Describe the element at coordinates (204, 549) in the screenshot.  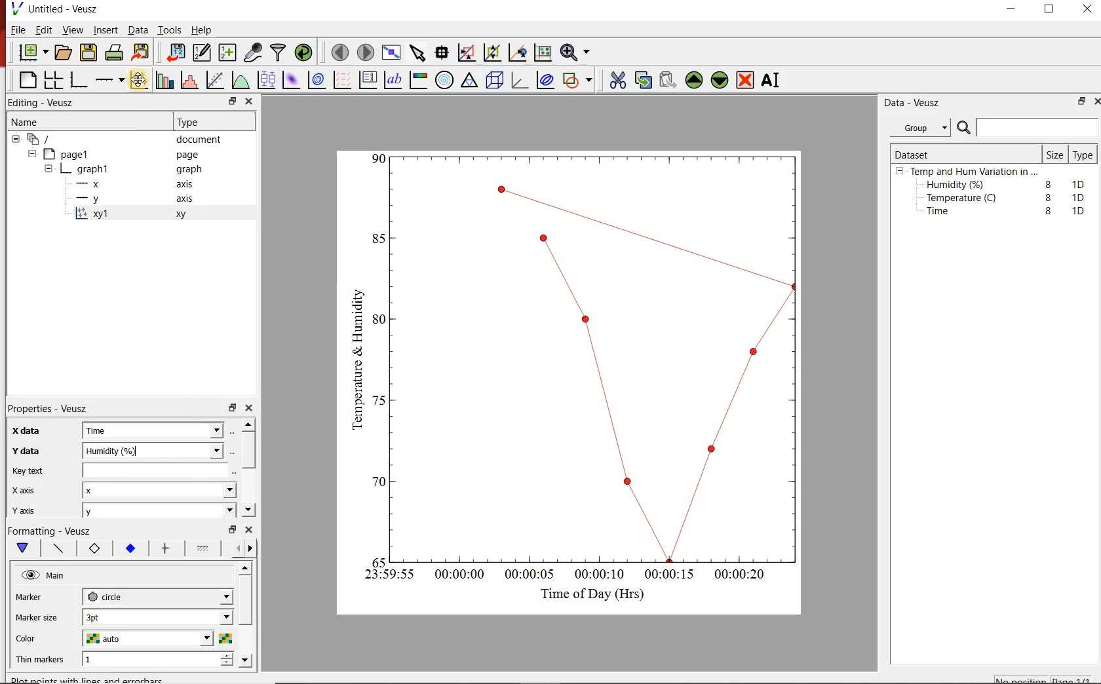
I see `fill 1` at that location.